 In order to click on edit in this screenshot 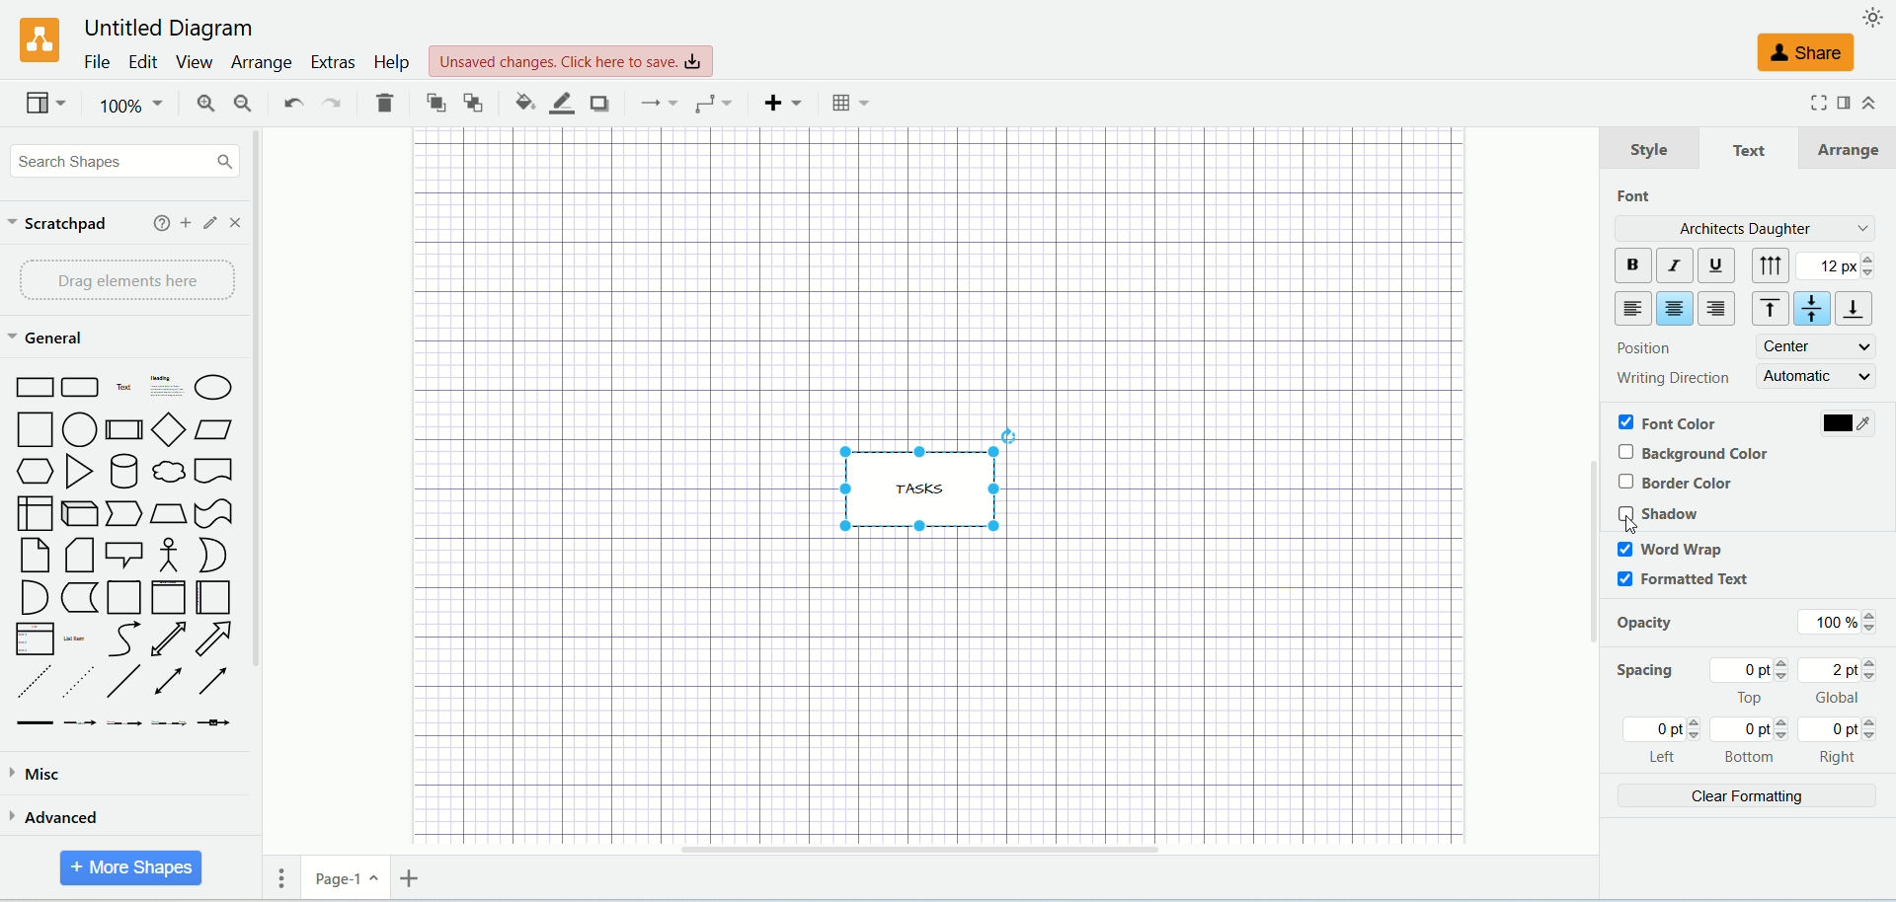, I will do `click(139, 60)`.